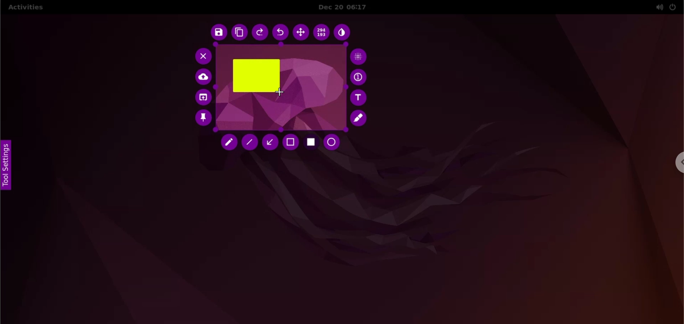  Describe the element at coordinates (250, 142) in the screenshot. I see `line tool` at that location.